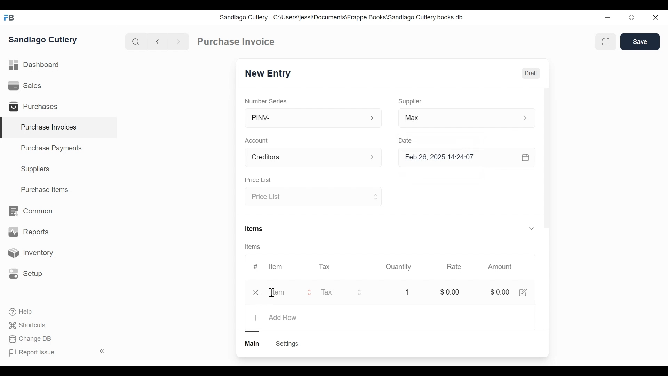 This screenshot has width=668, height=376. Describe the element at coordinates (35, 65) in the screenshot. I see `Dashboard` at that location.